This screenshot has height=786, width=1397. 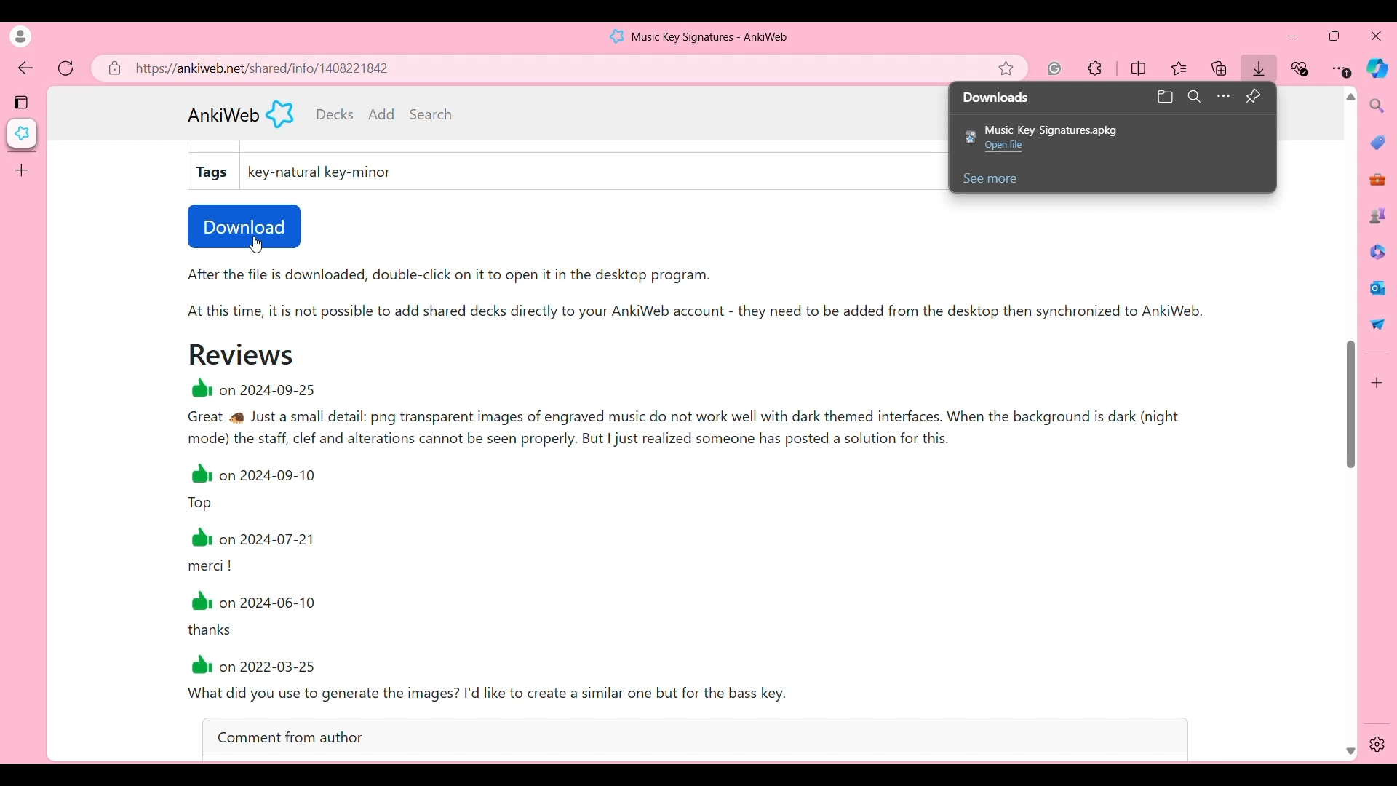 What do you see at coordinates (1350, 97) in the screenshot?
I see `Quick slide to top` at bounding box center [1350, 97].